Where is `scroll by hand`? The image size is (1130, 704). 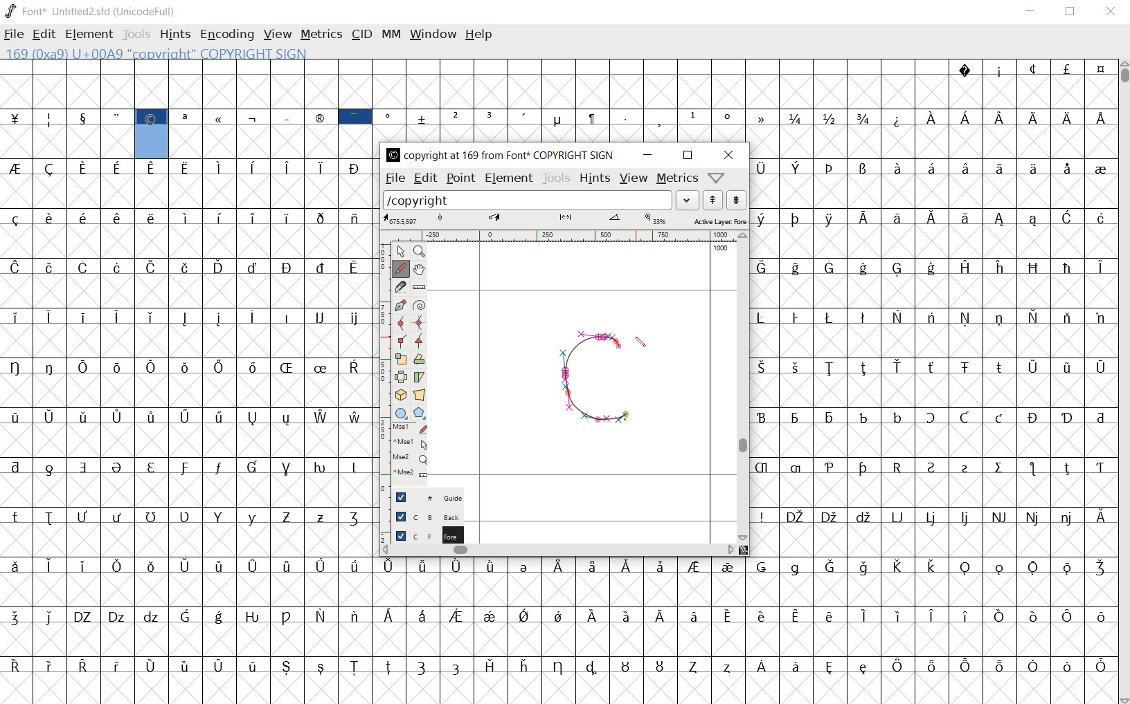 scroll by hand is located at coordinates (418, 270).